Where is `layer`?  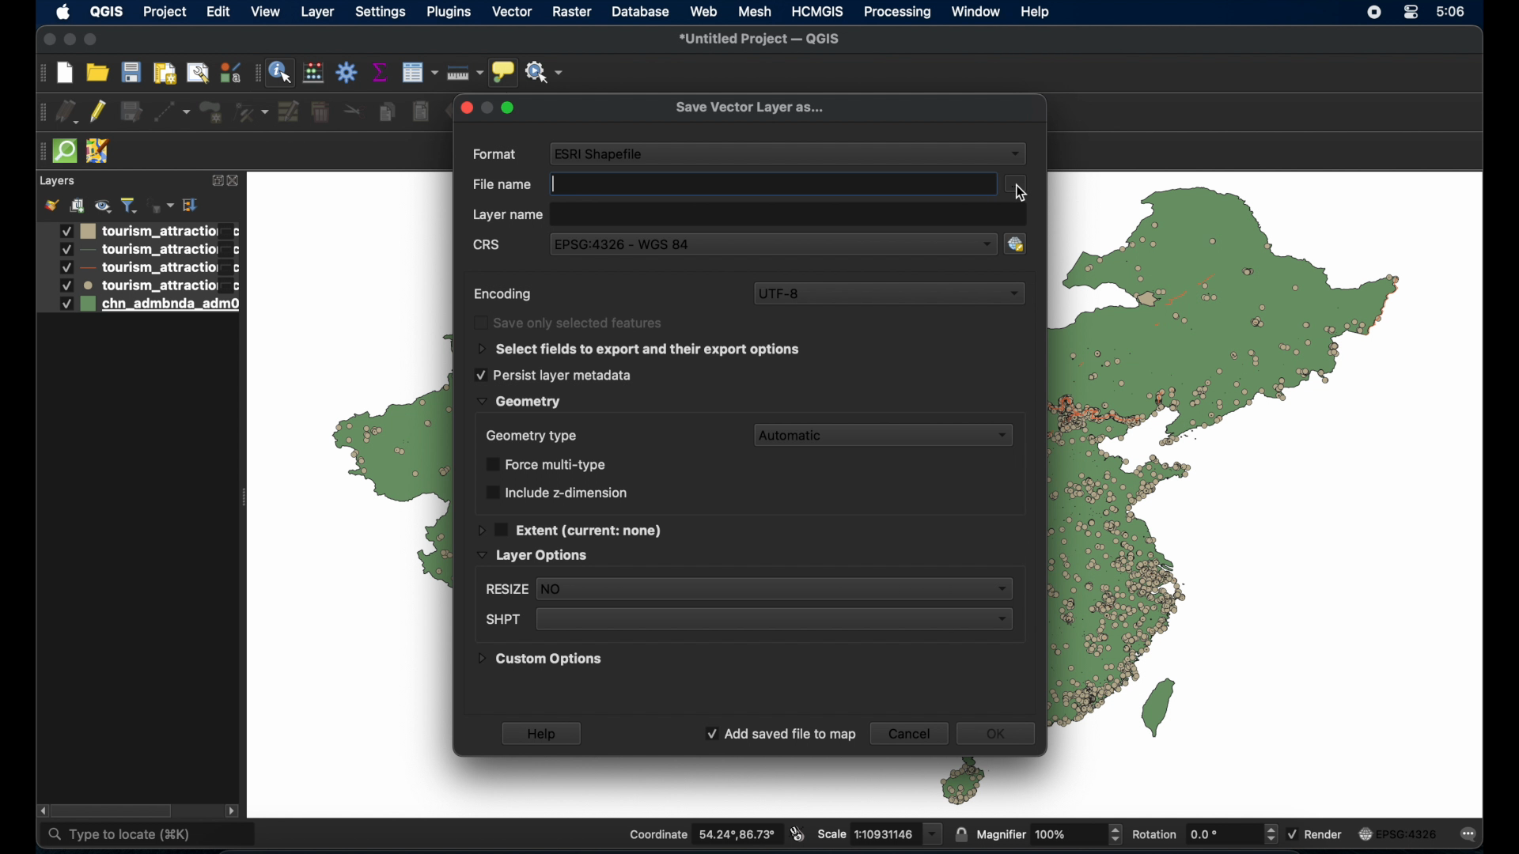 layer is located at coordinates (317, 14).